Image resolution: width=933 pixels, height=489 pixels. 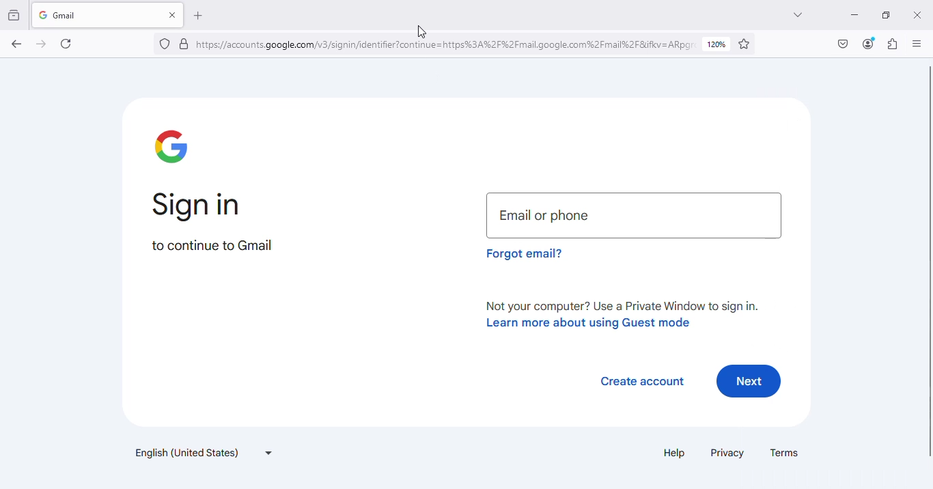 What do you see at coordinates (643, 381) in the screenshot?
I see `create account` at bounding box center [643, 381].